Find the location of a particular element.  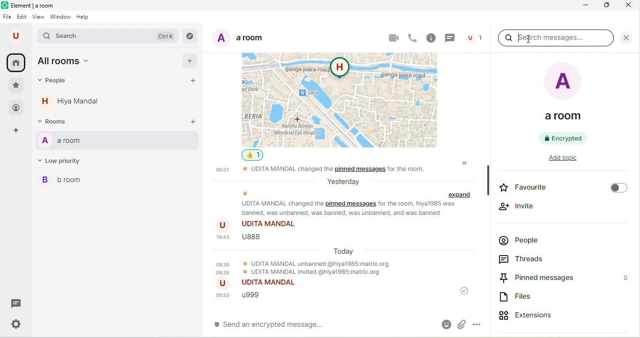

explore room is located at coordinates (191, 36).